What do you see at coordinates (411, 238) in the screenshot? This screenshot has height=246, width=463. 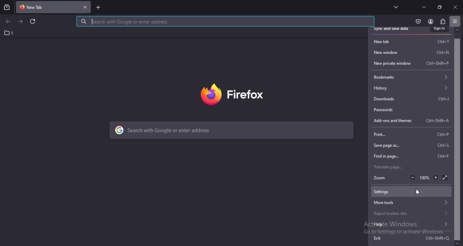 I see `exit` at bounding box center [411, 238].